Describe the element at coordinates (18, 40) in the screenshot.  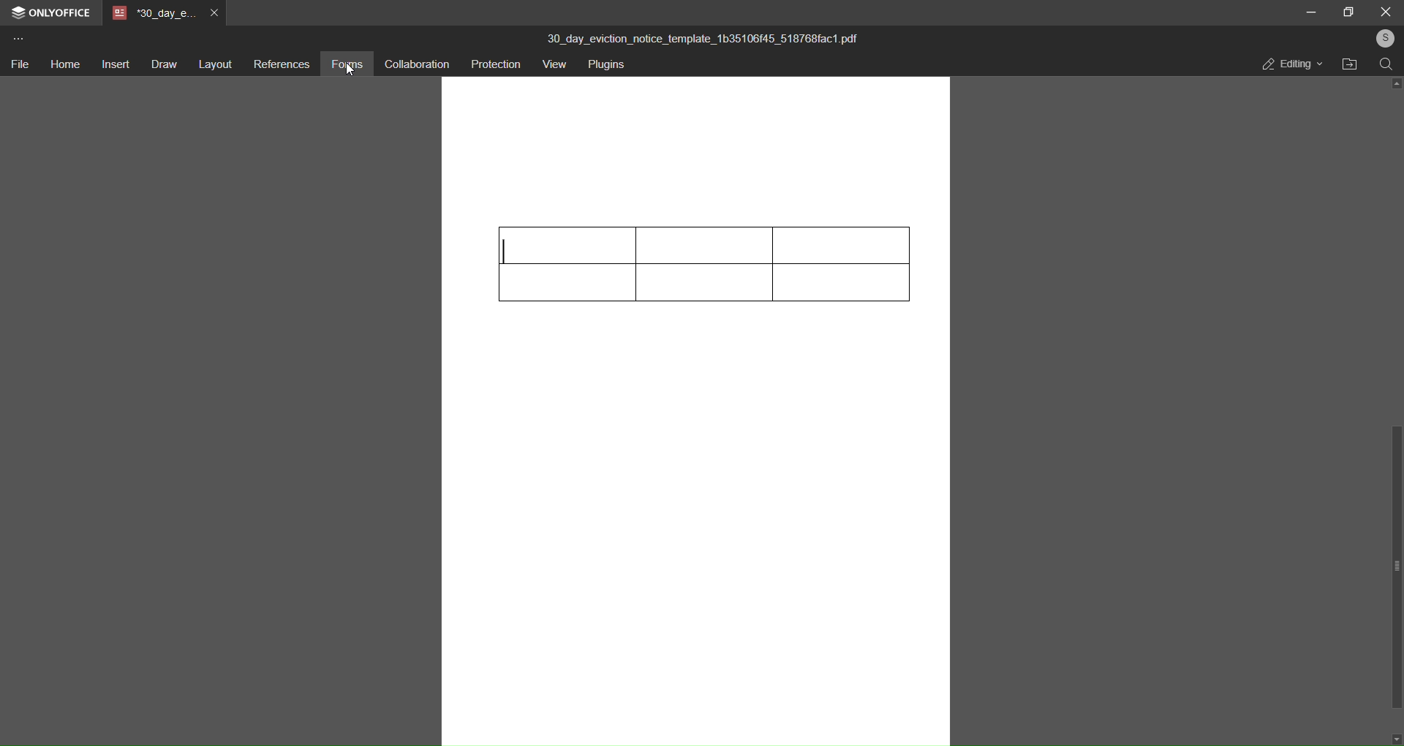
I see `more` at that location.